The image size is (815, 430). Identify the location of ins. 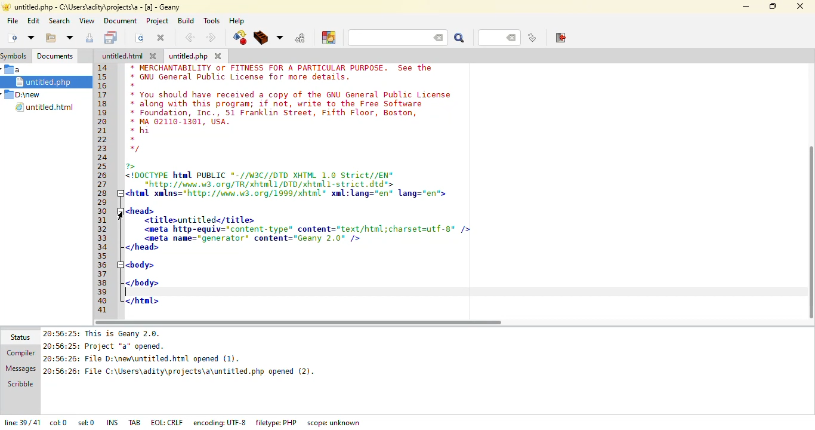
(111, 423).